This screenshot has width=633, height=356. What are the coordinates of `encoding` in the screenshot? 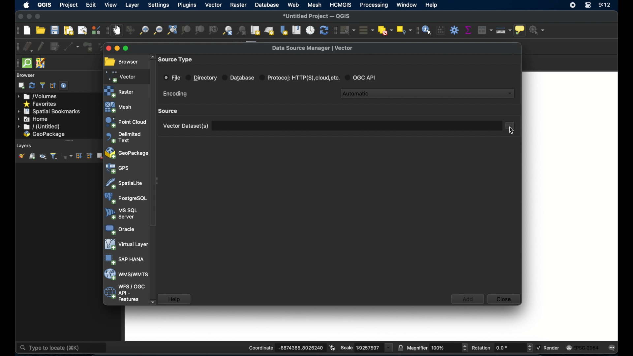 It's located at (175, 94).